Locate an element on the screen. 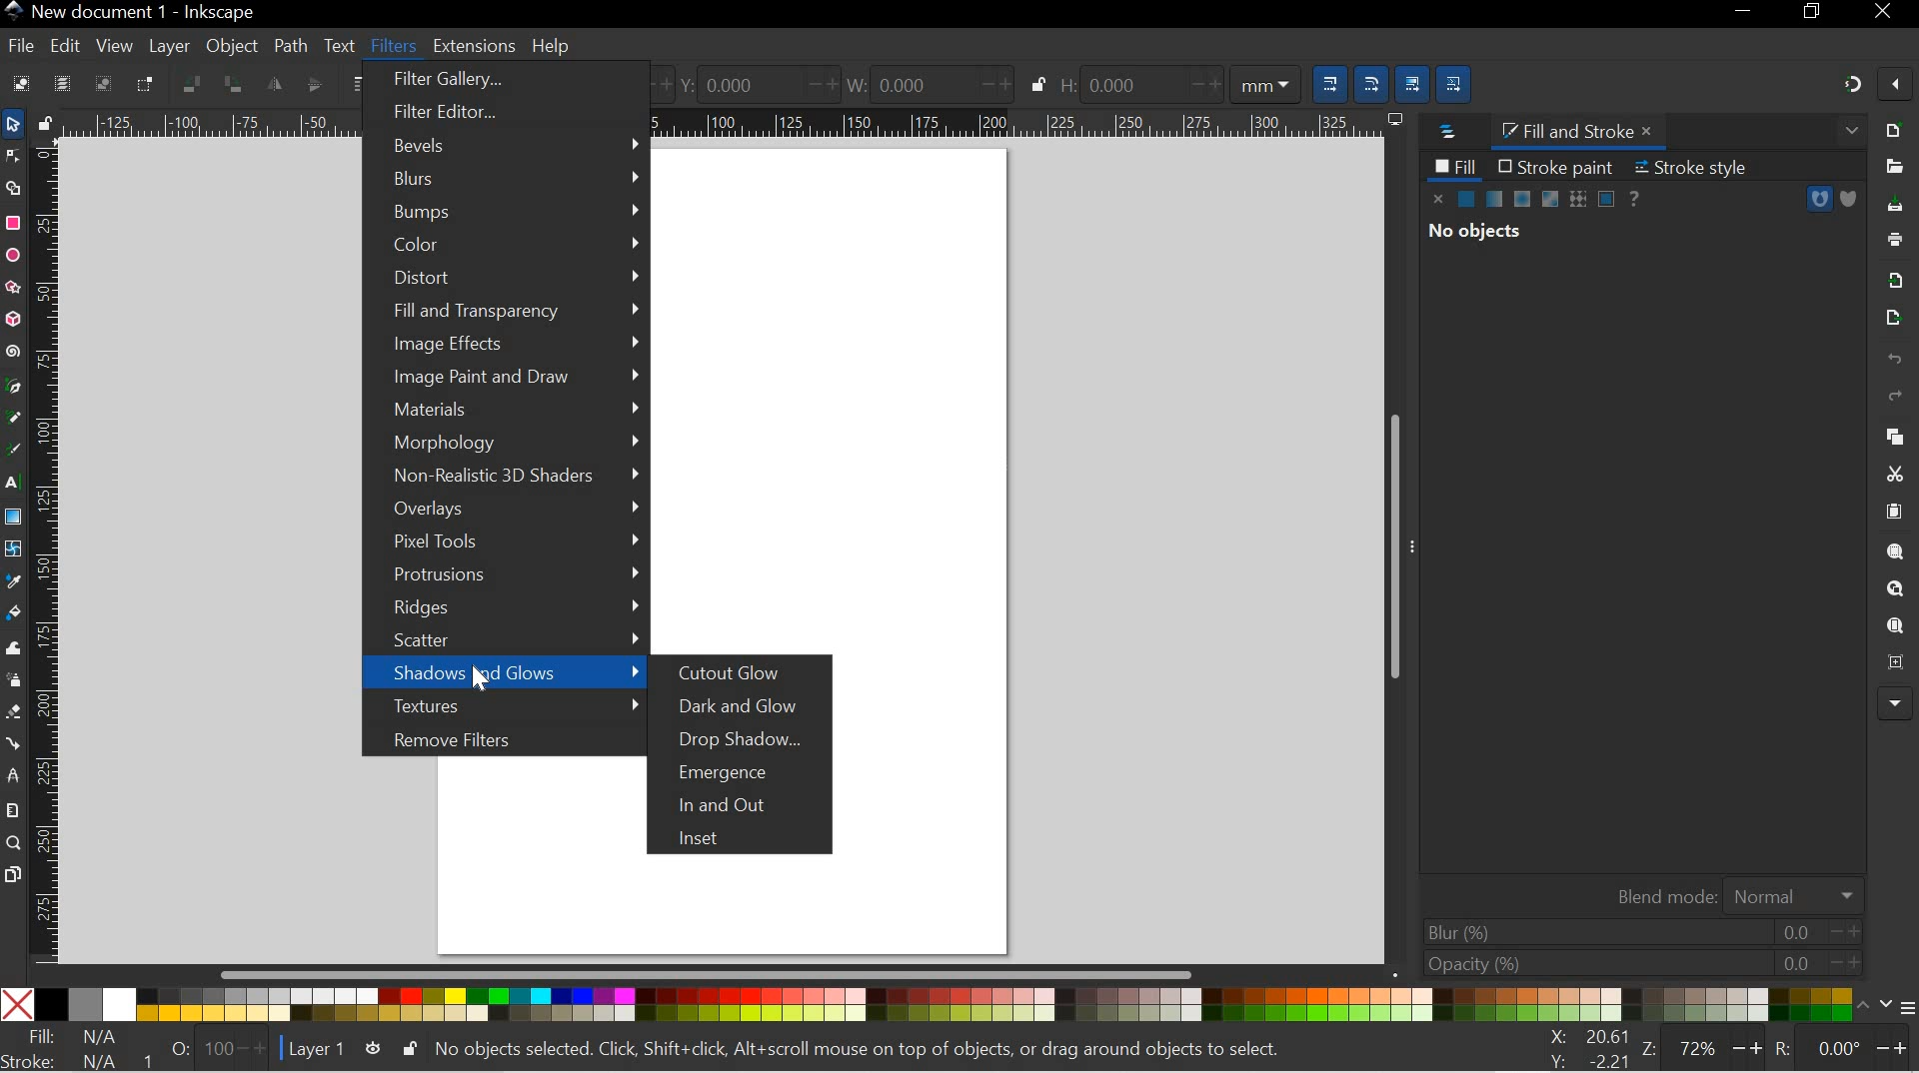  IMAGE PAINT AND DRAW is located at coordinates (509, 378).